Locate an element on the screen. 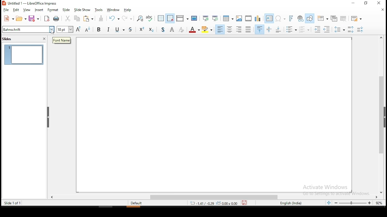  tools is located at coordinates (99, 10).